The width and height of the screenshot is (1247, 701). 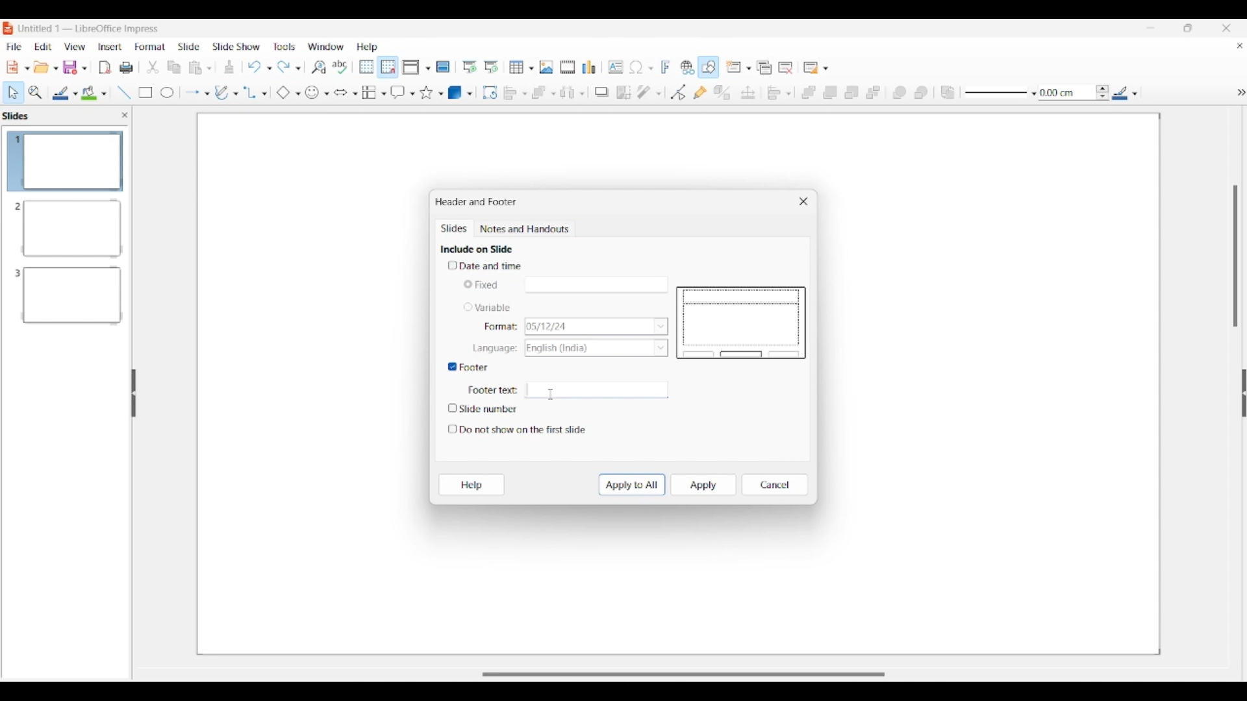 What do you see at coordinates (675, 670) in the screenshot?
I see `Slider` at bounding box center [675, 670].